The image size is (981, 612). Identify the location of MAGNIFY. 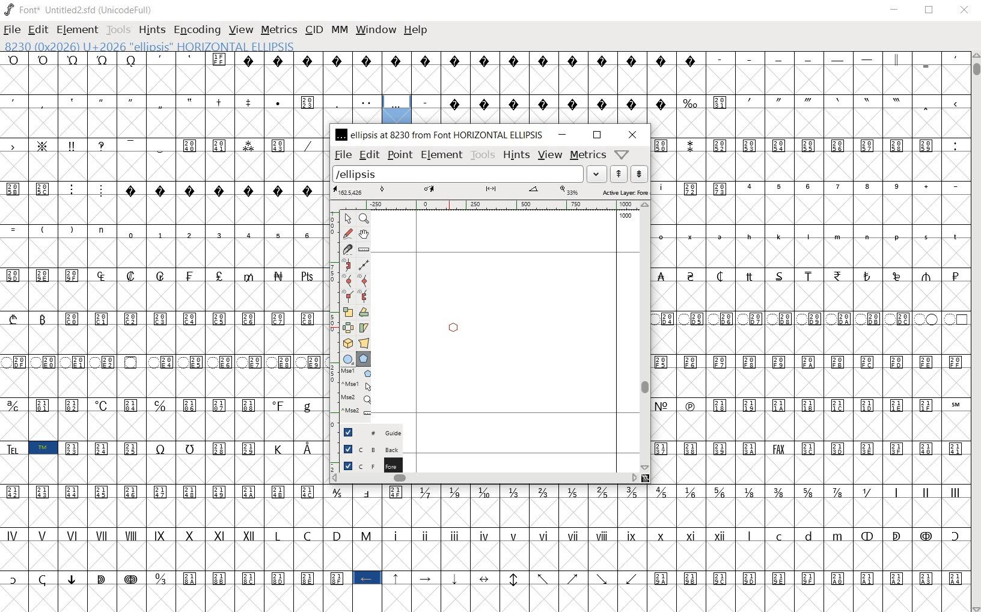
(364, 219).